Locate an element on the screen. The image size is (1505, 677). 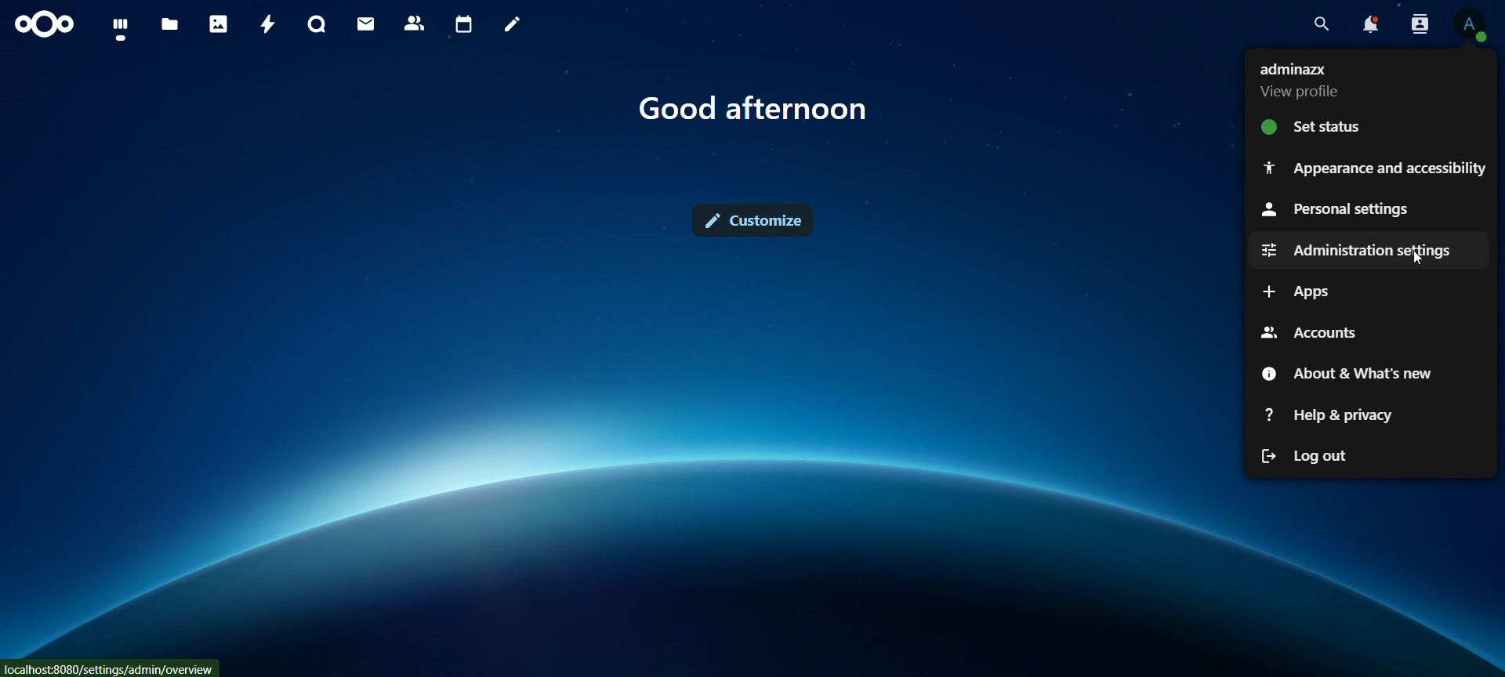
notifications is located at coordinates (1373, 26).